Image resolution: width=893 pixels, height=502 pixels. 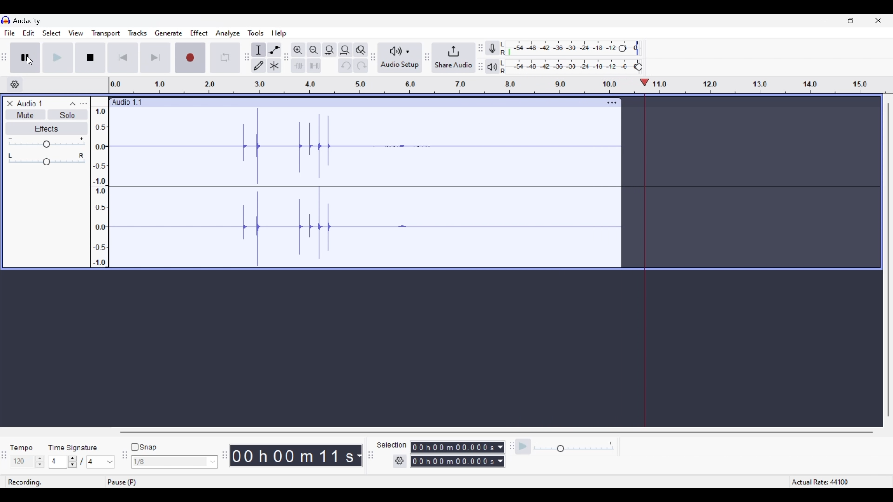 I want to click on Measurement for record audio duration, so click(x=359, y=456).